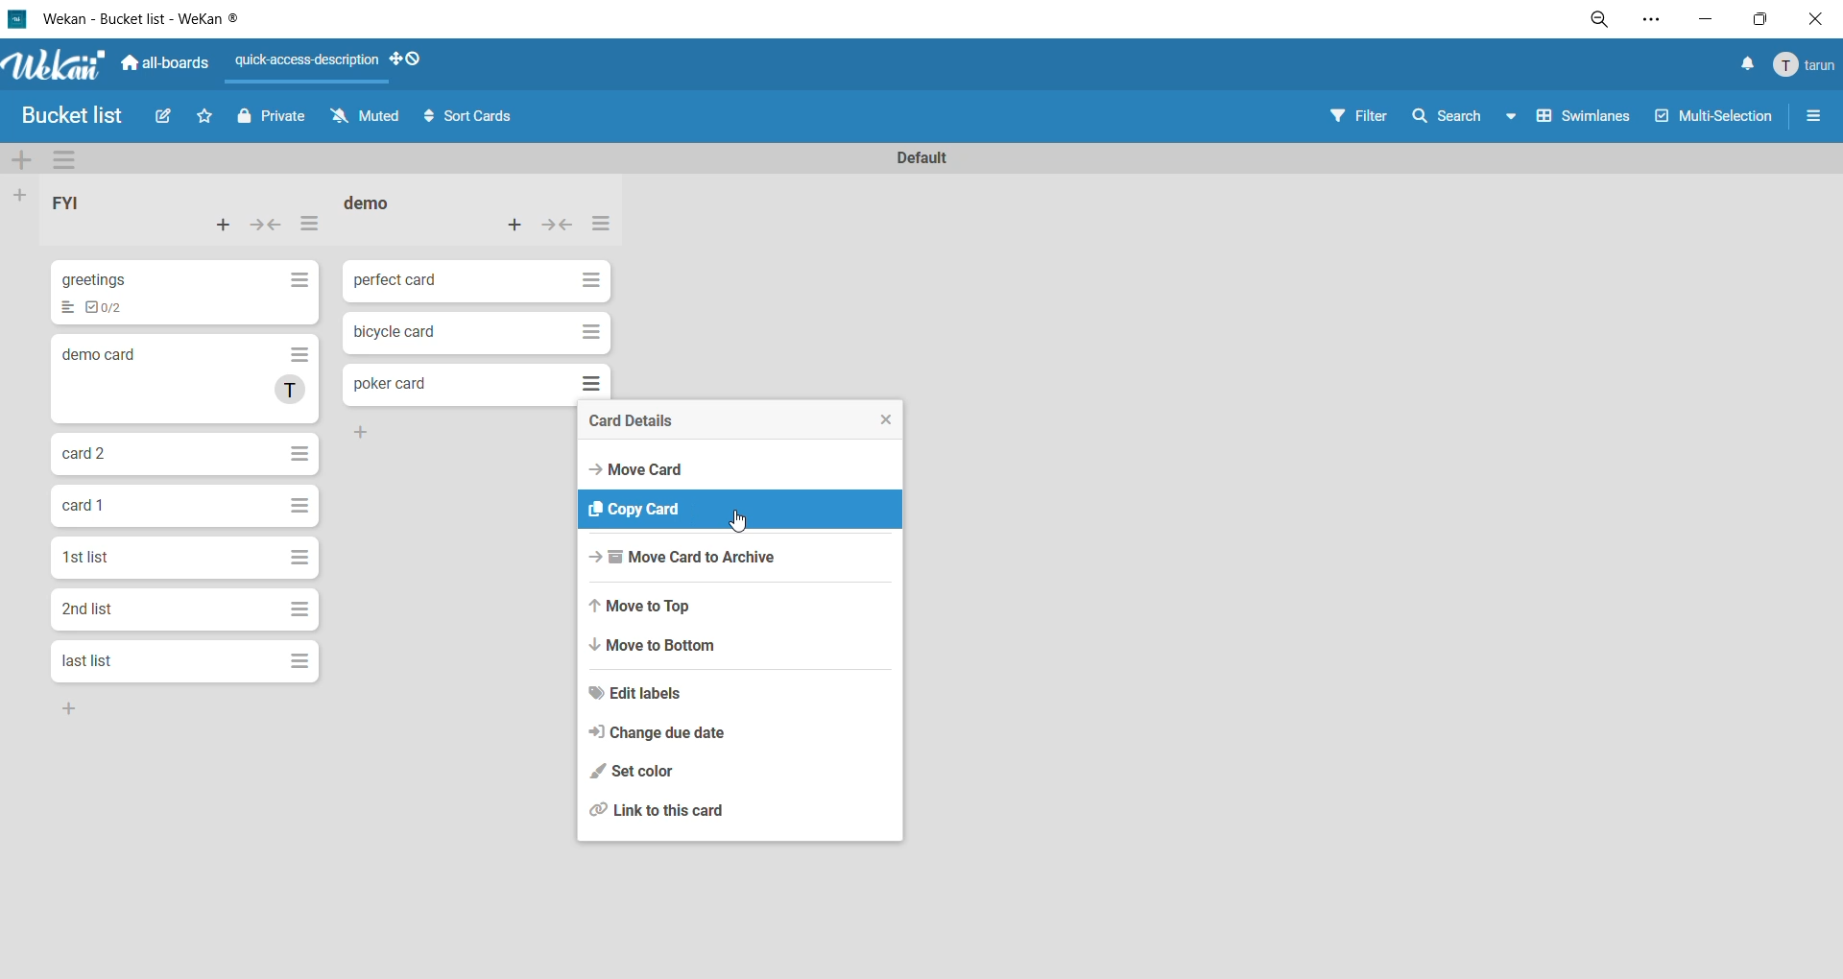  What do you see at coordinates (414, 60) in the screenshot?
I see `show desktop drag handles` at bounding box center [414, 60].